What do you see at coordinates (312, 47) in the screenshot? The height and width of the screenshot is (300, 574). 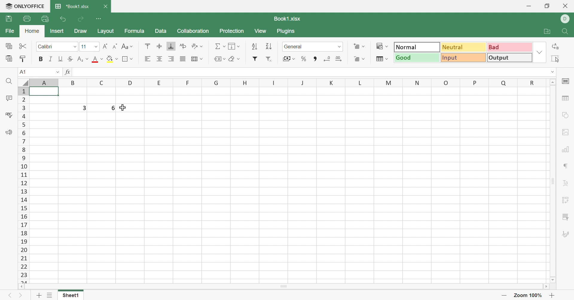 I see `Number format` at bounding box center [312, 47].